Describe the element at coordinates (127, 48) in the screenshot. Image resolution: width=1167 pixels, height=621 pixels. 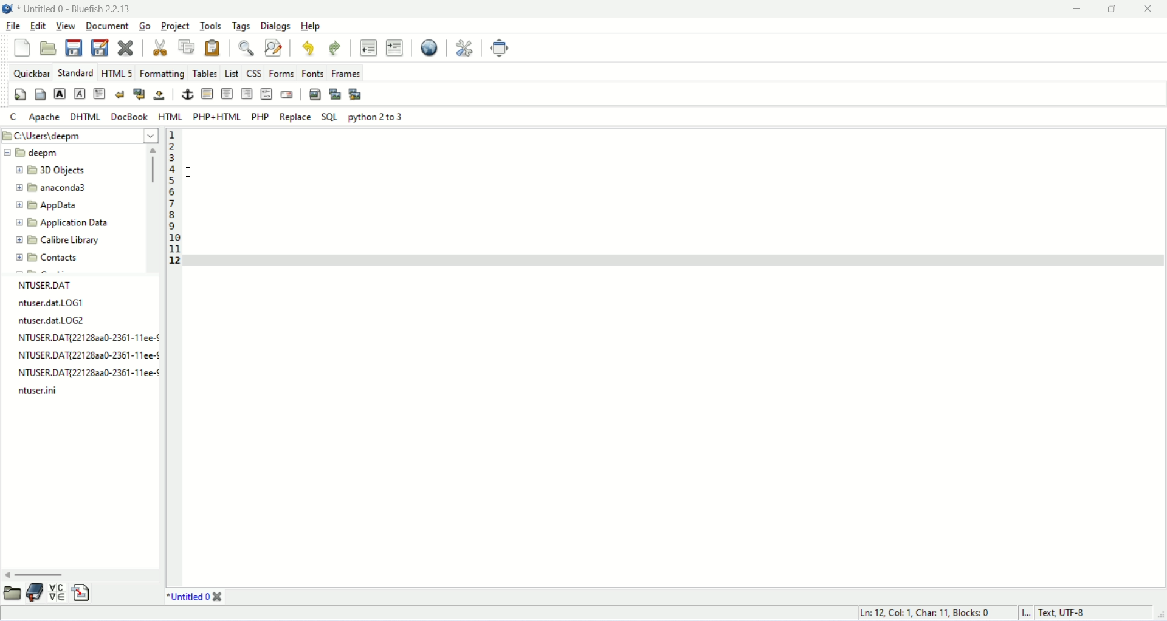
I see `close current file` at that location.